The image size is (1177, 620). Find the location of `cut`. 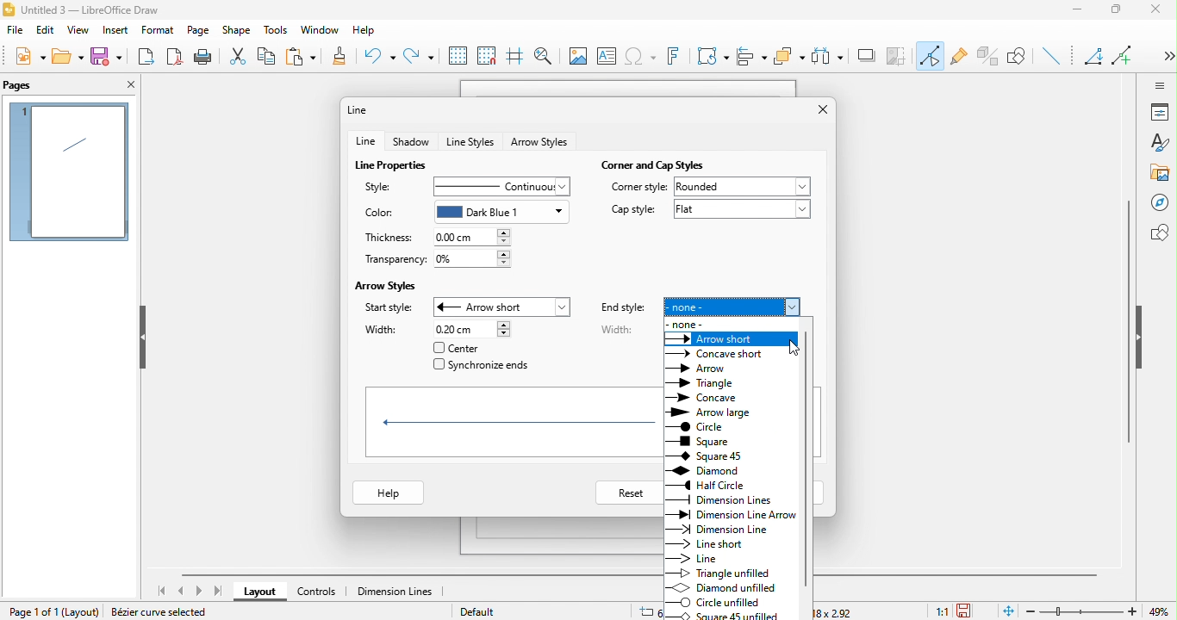

cut is located at coordinates (238, 57).